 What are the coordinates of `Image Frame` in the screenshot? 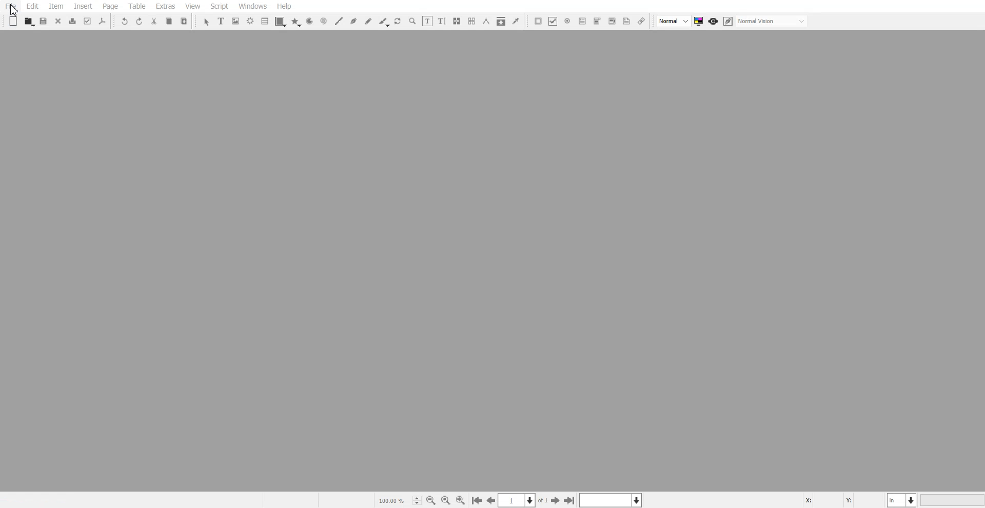 It's located at (236, 21).